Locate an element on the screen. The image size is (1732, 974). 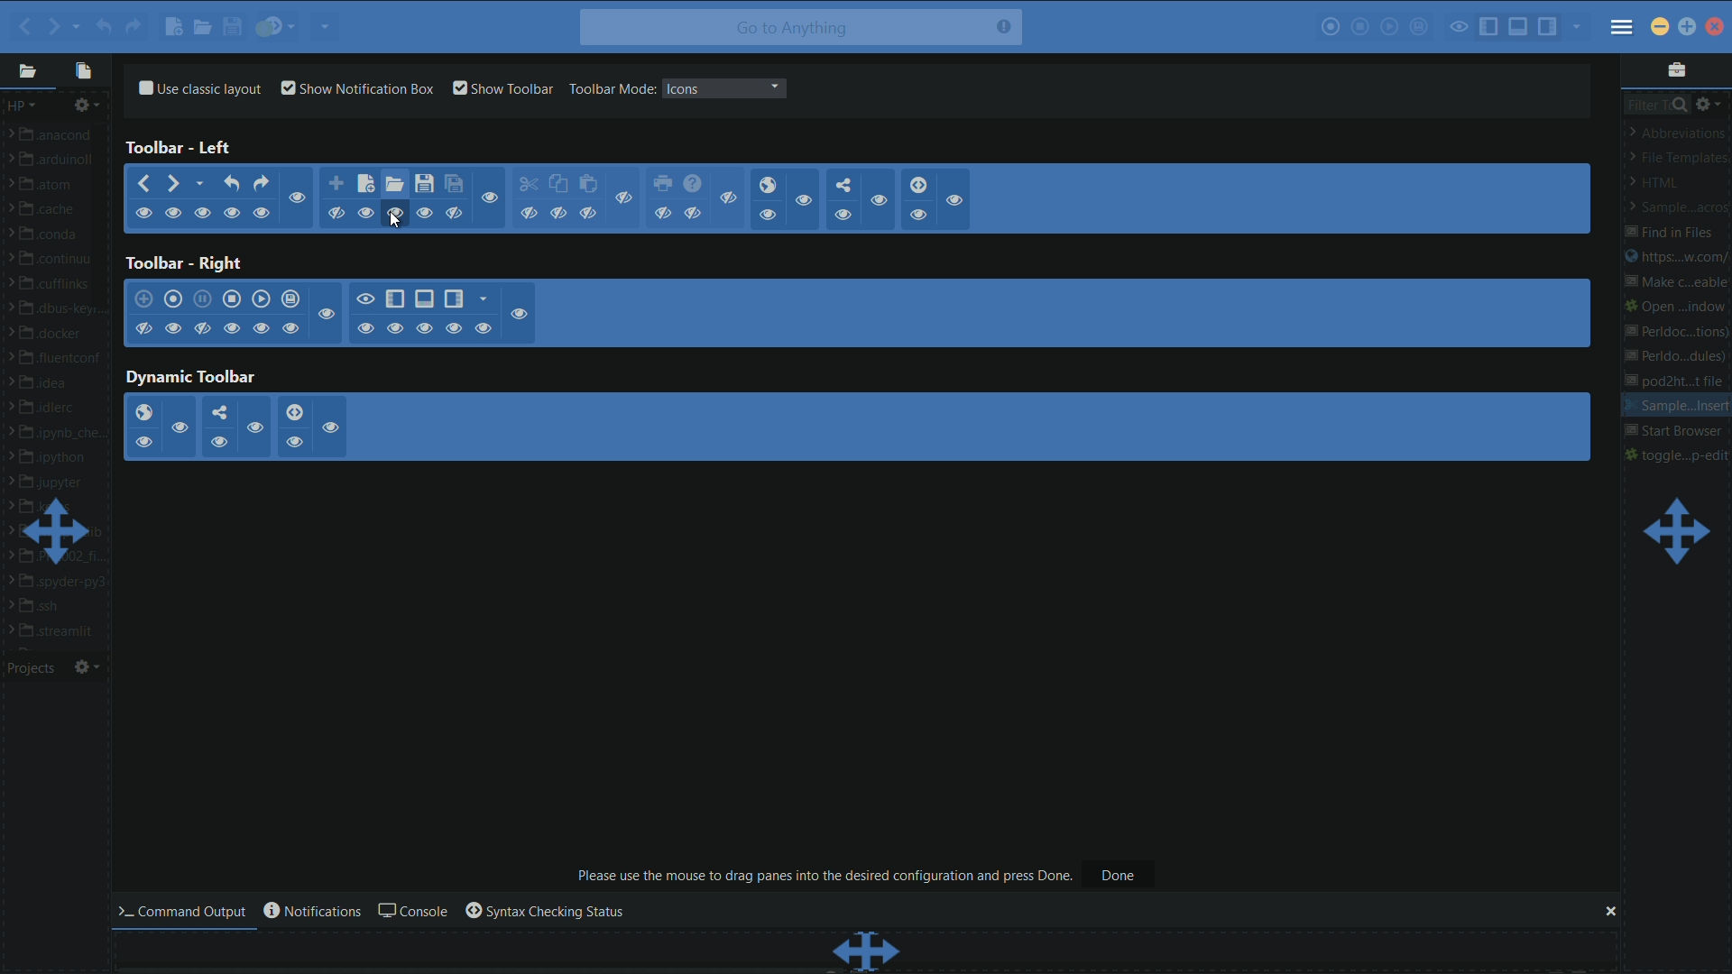
copy is located at coordinates (557, 185).